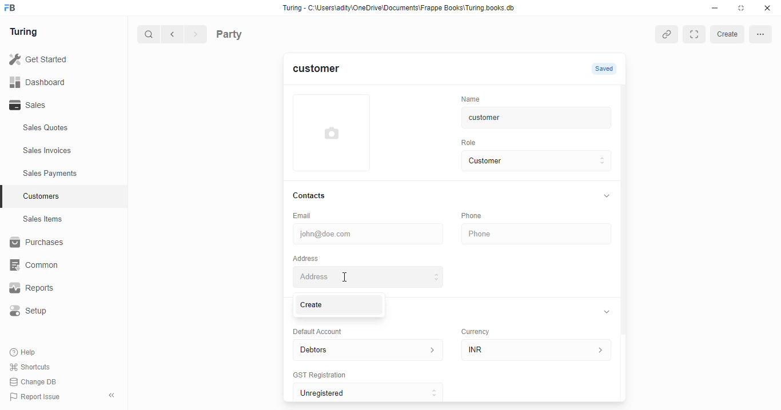 This screenshot has width=781, height=410. I want to click on Saved, so click(605, 69).